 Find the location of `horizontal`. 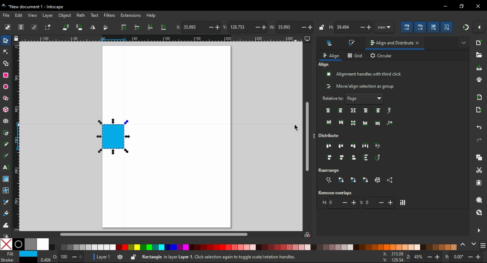

horizontal is located at coordinates (338, 203).